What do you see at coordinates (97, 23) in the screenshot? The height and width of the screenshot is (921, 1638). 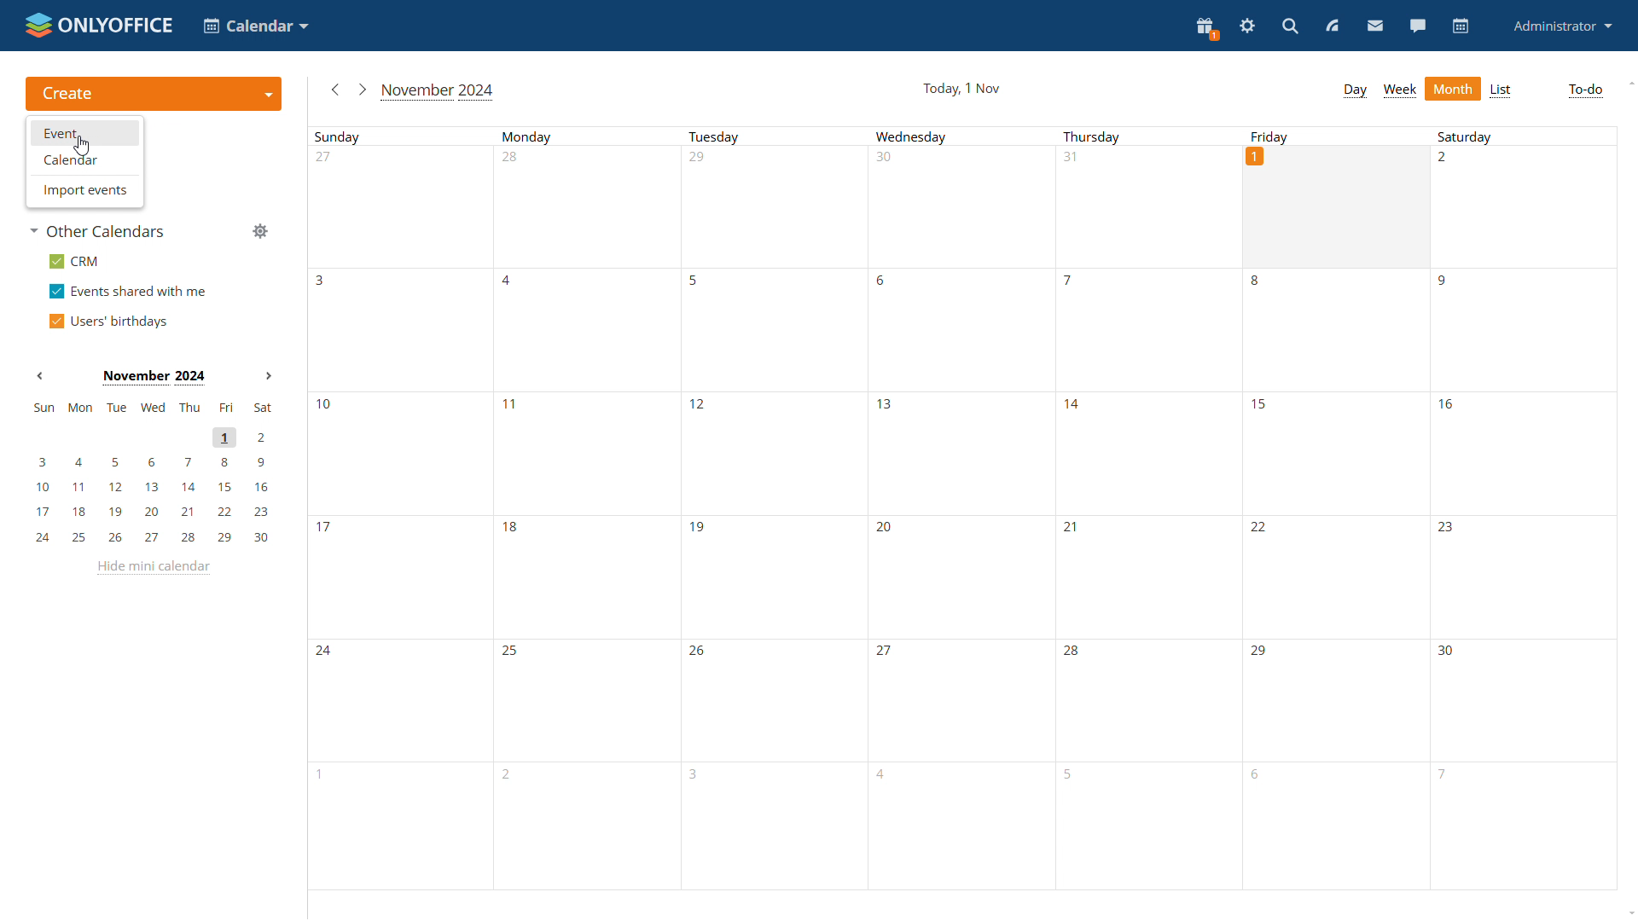 I see `logo` at bounding box center [97, 23].